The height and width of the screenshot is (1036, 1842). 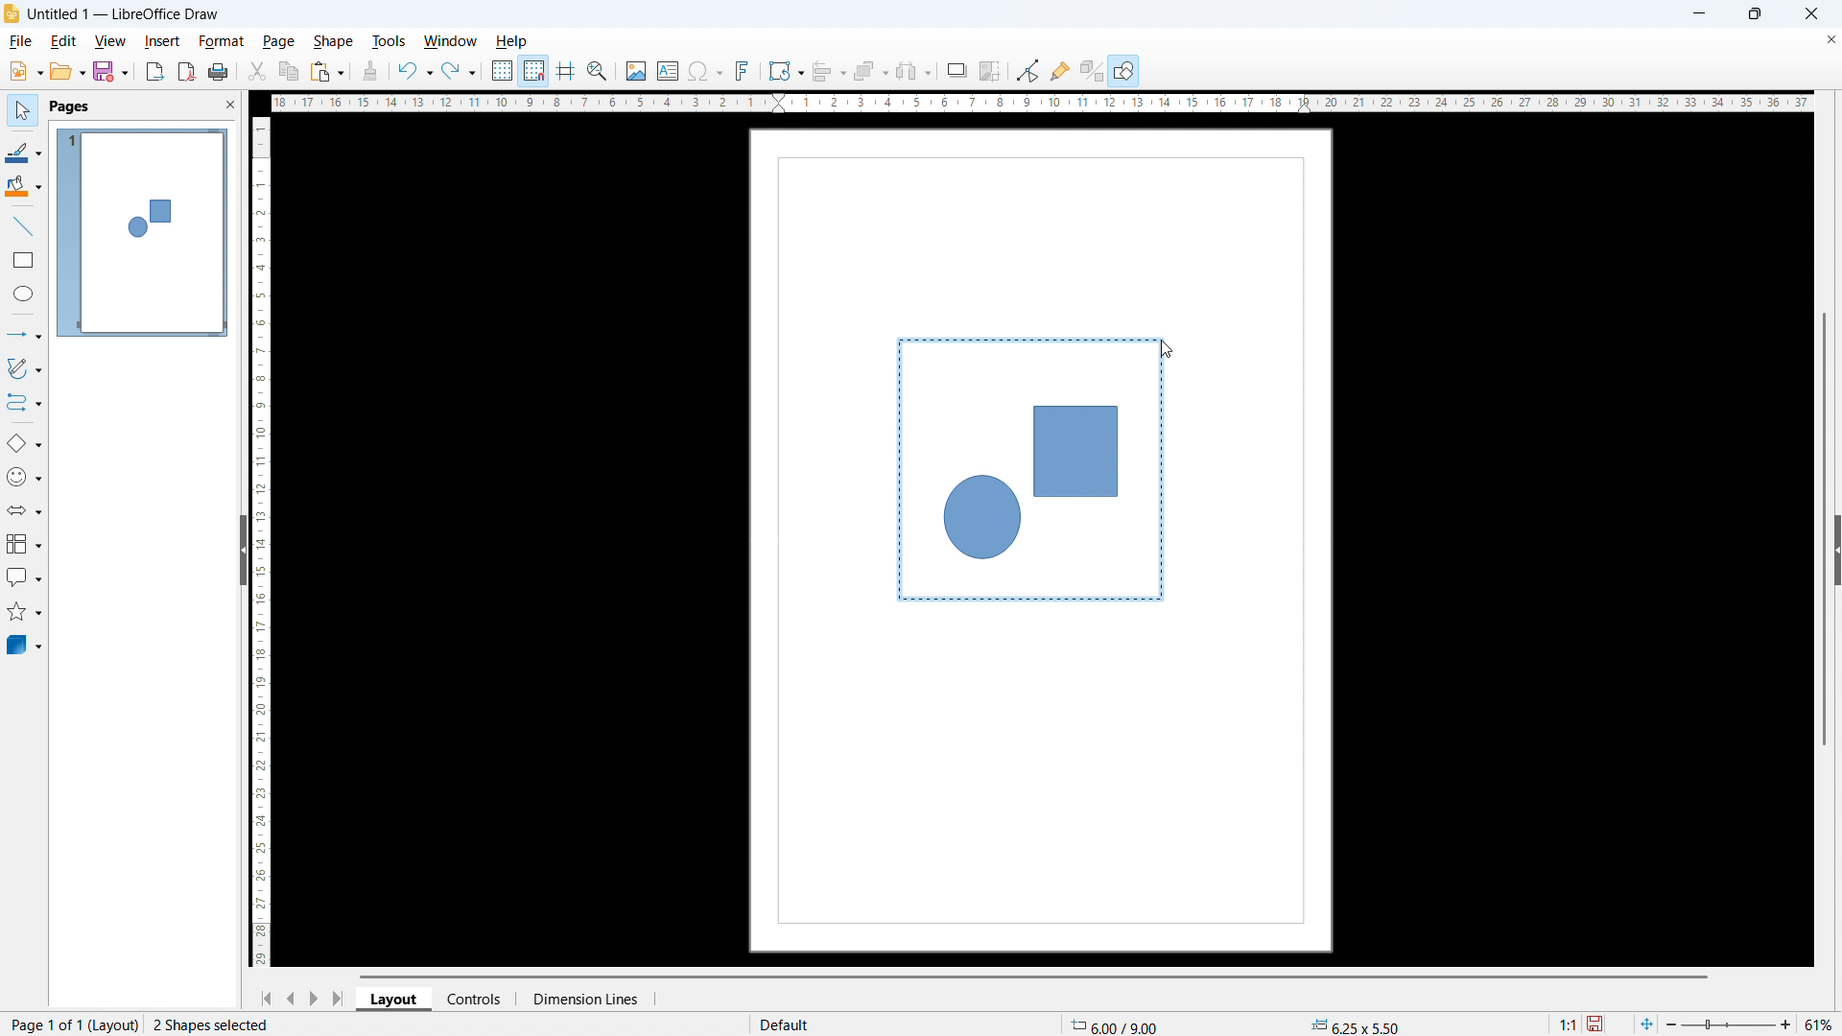 I want to click on line, so click(x=24, y=226).